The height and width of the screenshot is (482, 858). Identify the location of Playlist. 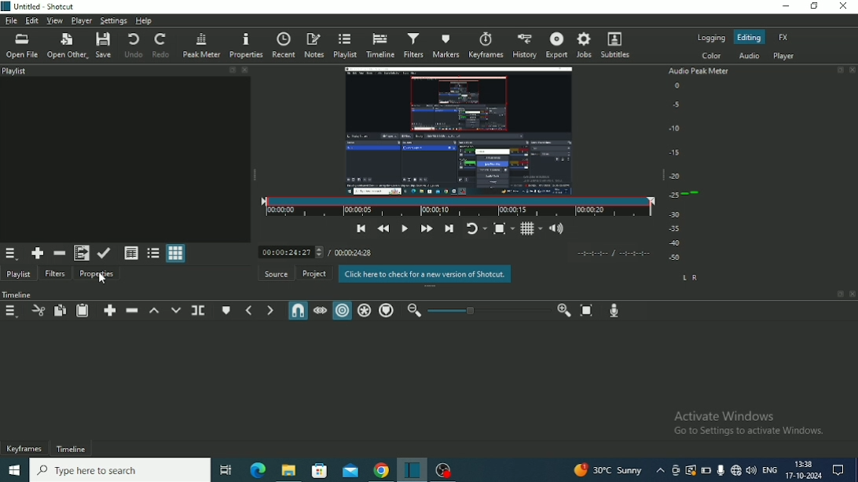
(18, 275).